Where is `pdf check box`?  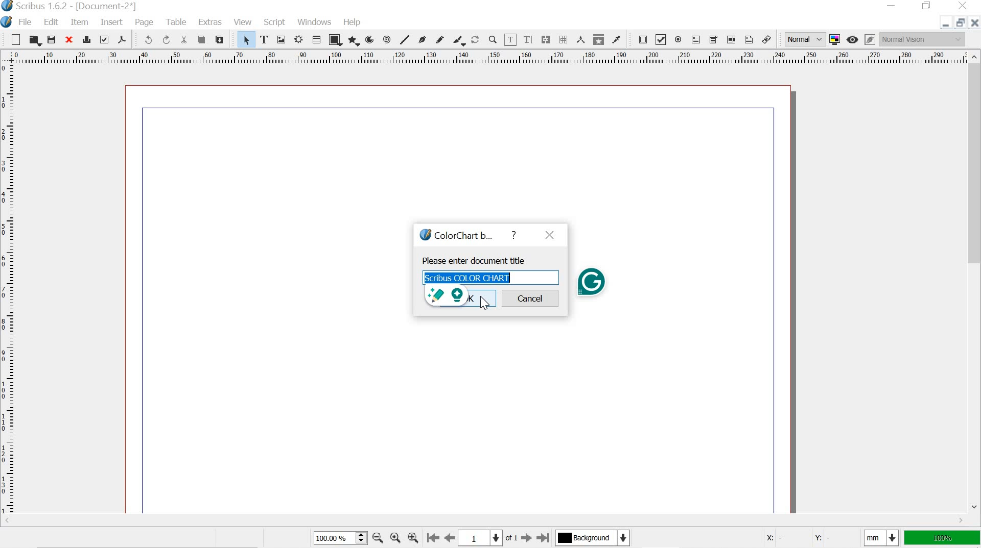
pdf check box is located at coordinates (661, 40).